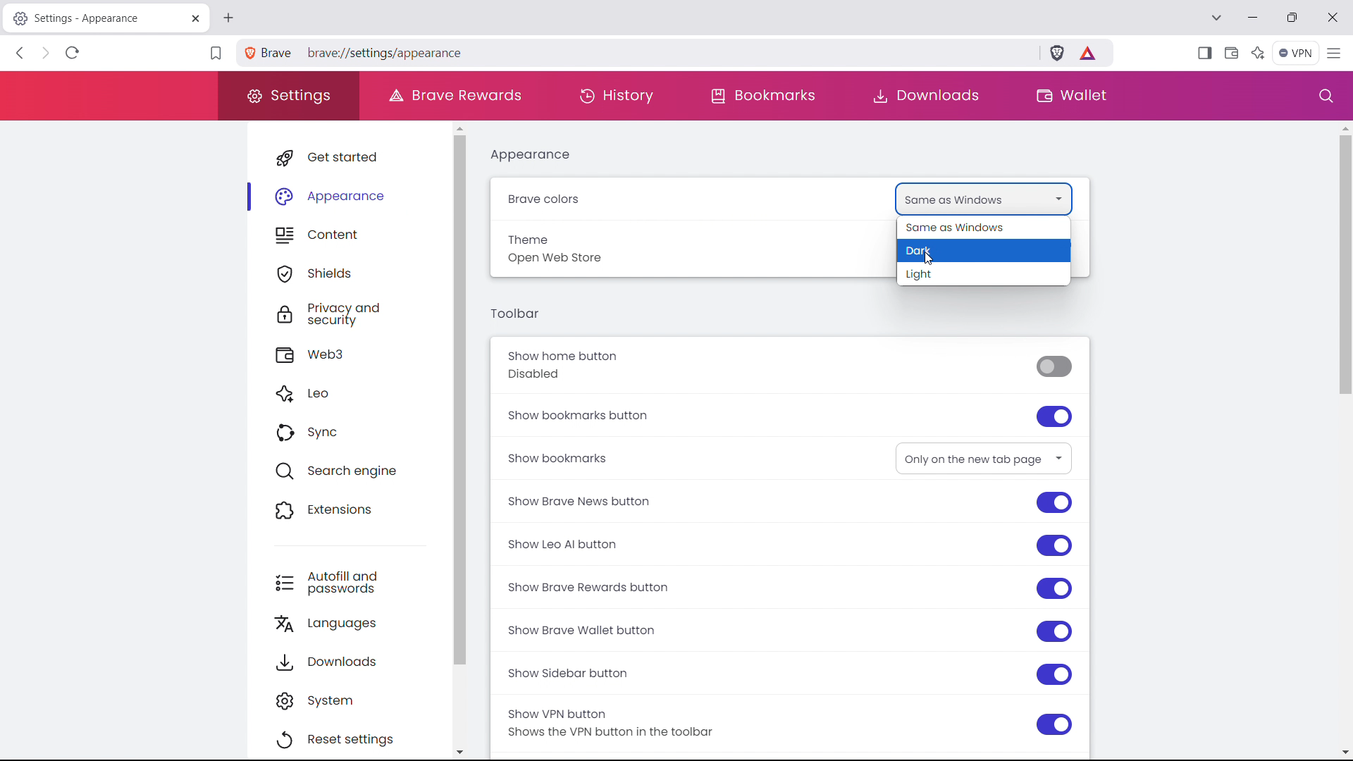 The width and height of the screenshot is (1353, 761). I want to click on history, so click(619, 97).